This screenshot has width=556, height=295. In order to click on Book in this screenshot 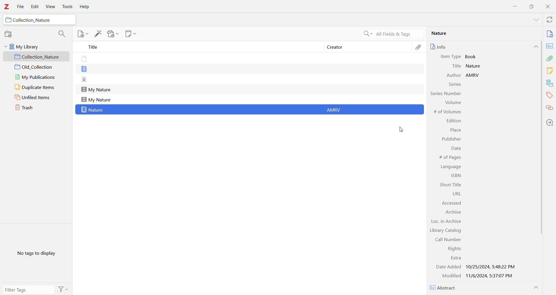, I will do `click(472, 57)`.